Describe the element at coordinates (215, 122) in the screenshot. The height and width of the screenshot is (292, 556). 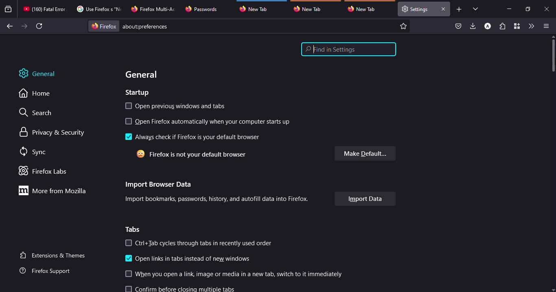
I see `open automatically` at that location.